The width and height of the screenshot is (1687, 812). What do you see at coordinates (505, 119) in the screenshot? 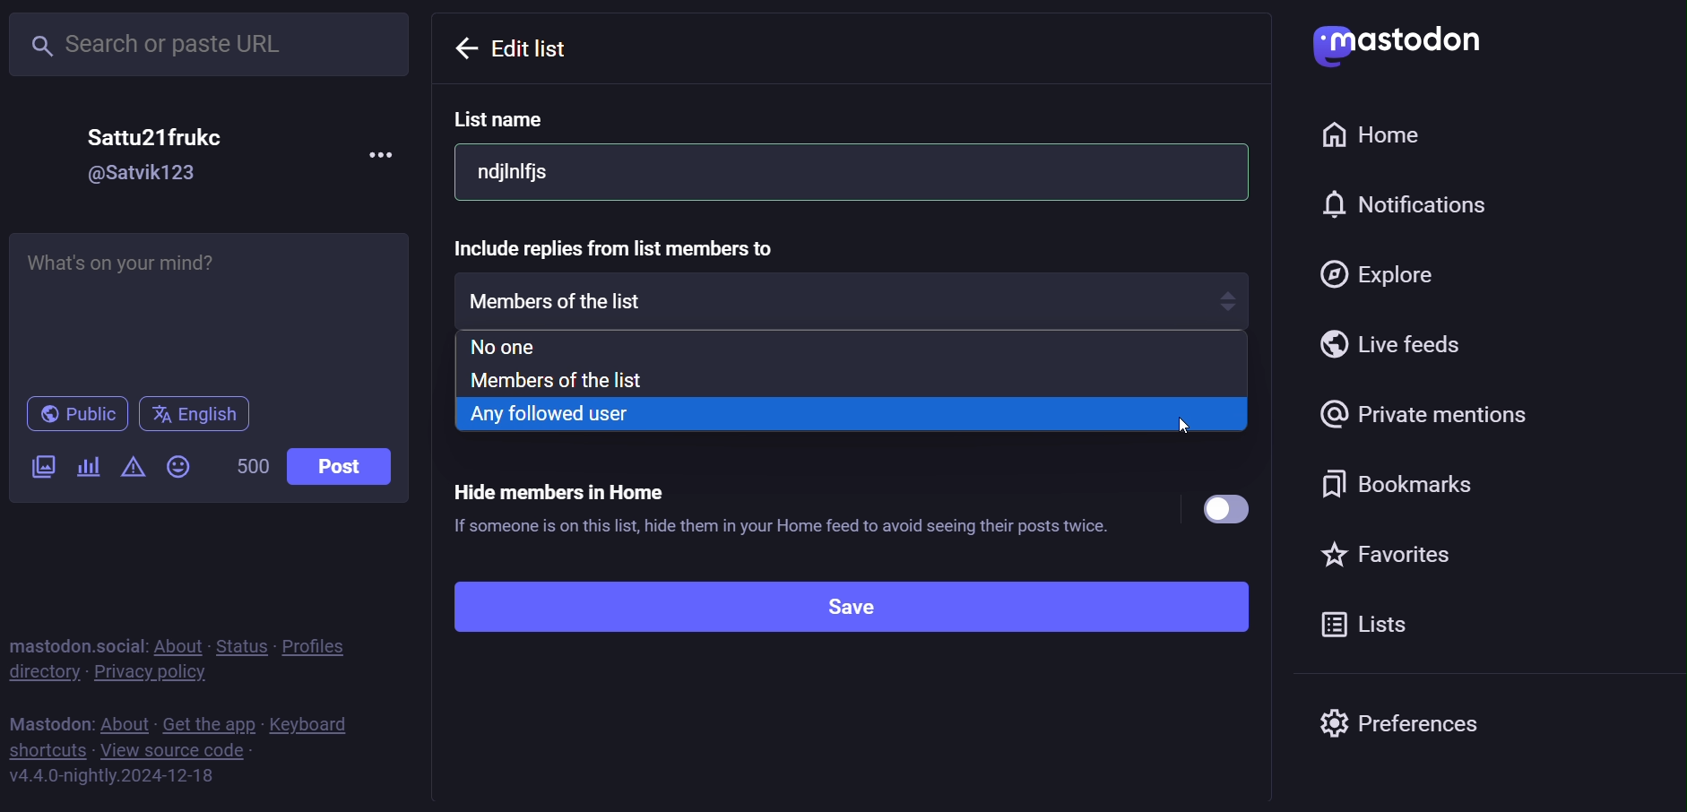
I see `list name` at bounding box center [505, 119].